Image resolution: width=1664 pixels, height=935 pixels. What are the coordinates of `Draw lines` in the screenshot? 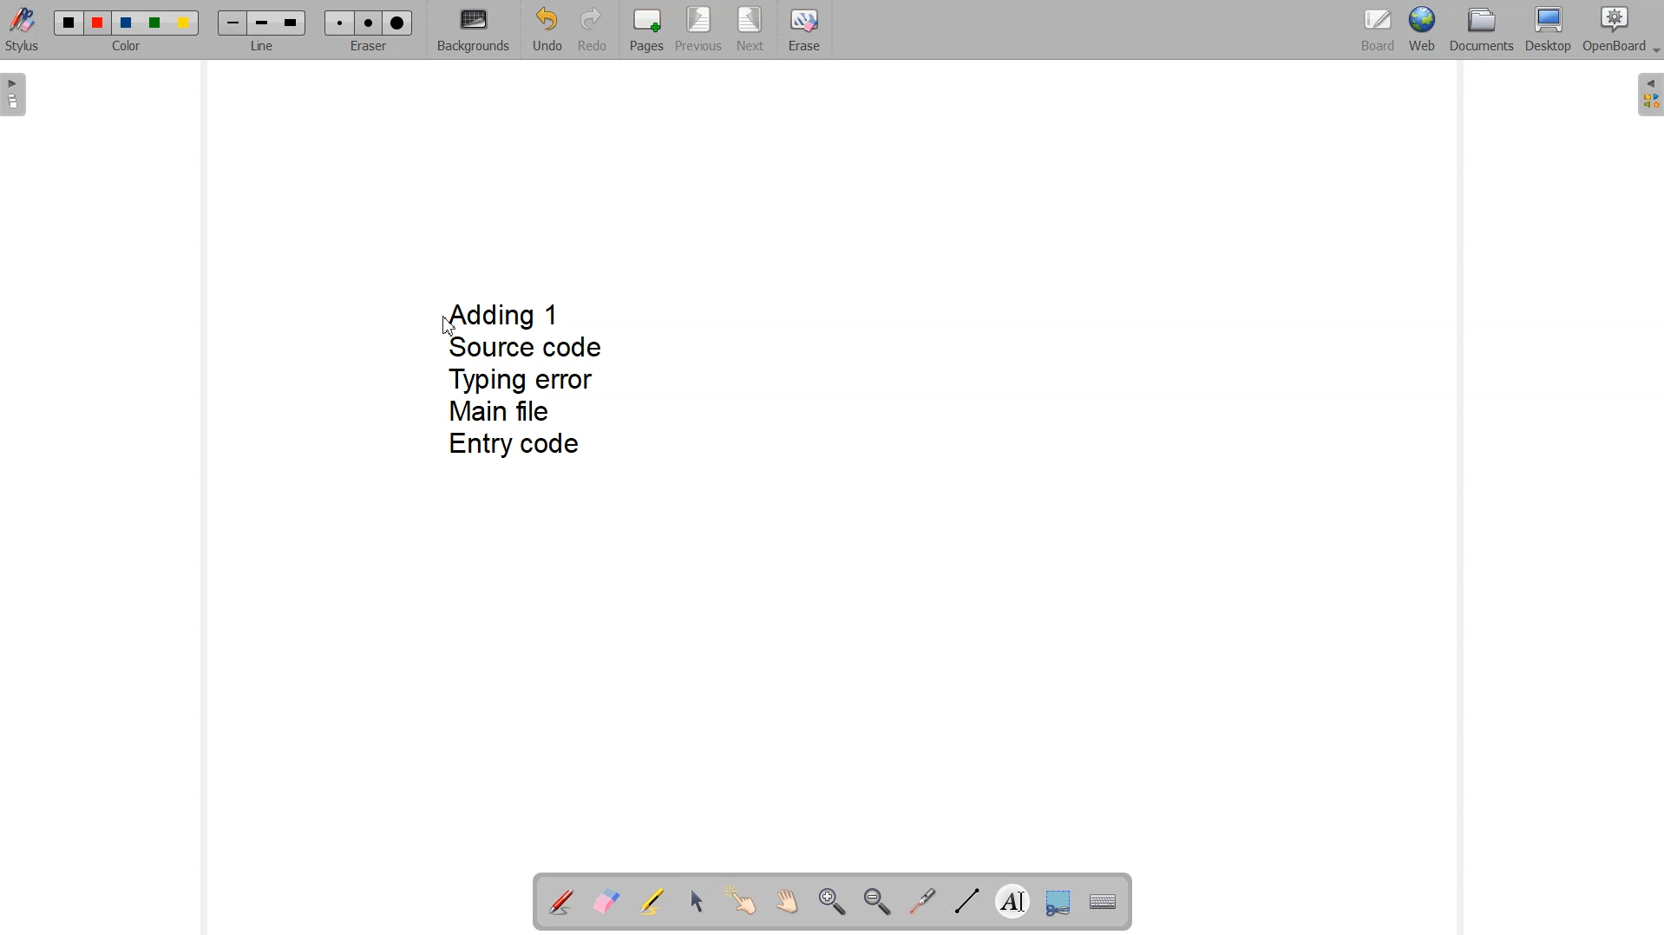 It's located at (965, 901).